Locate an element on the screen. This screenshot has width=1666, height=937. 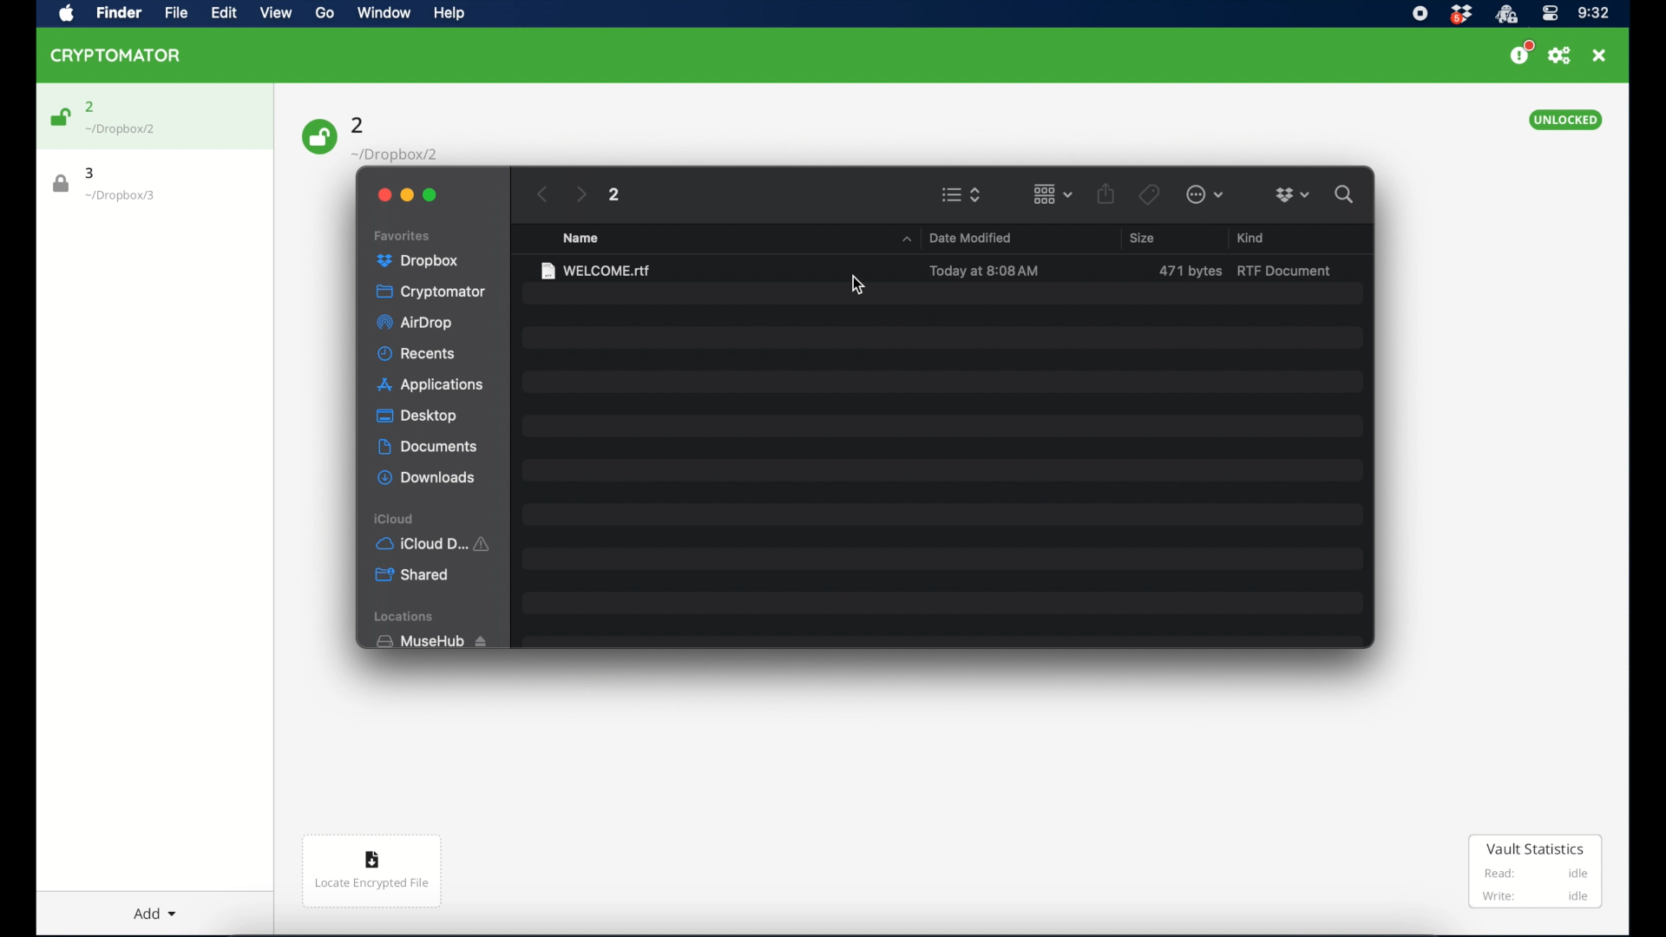
cryptomator is located at coordinates (430, 293).